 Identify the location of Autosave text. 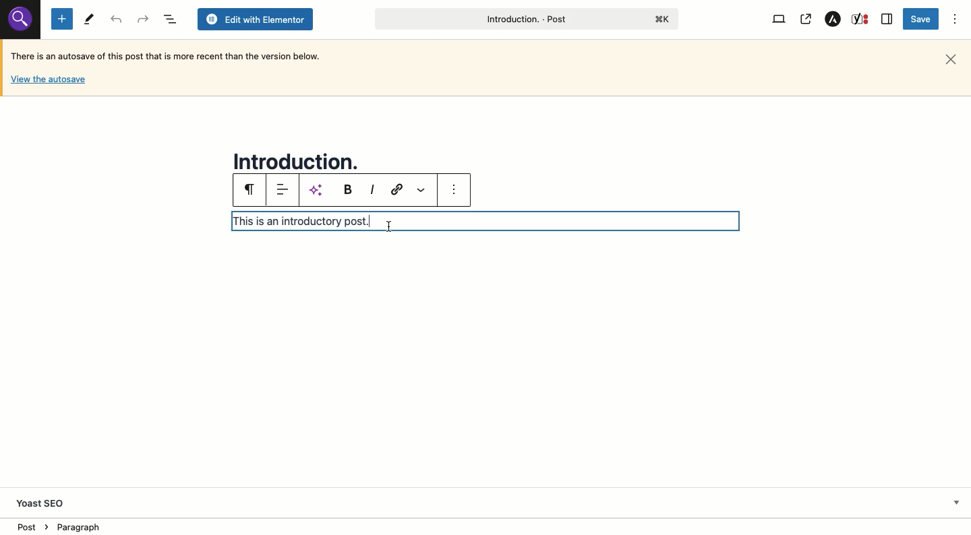
(170, 55).